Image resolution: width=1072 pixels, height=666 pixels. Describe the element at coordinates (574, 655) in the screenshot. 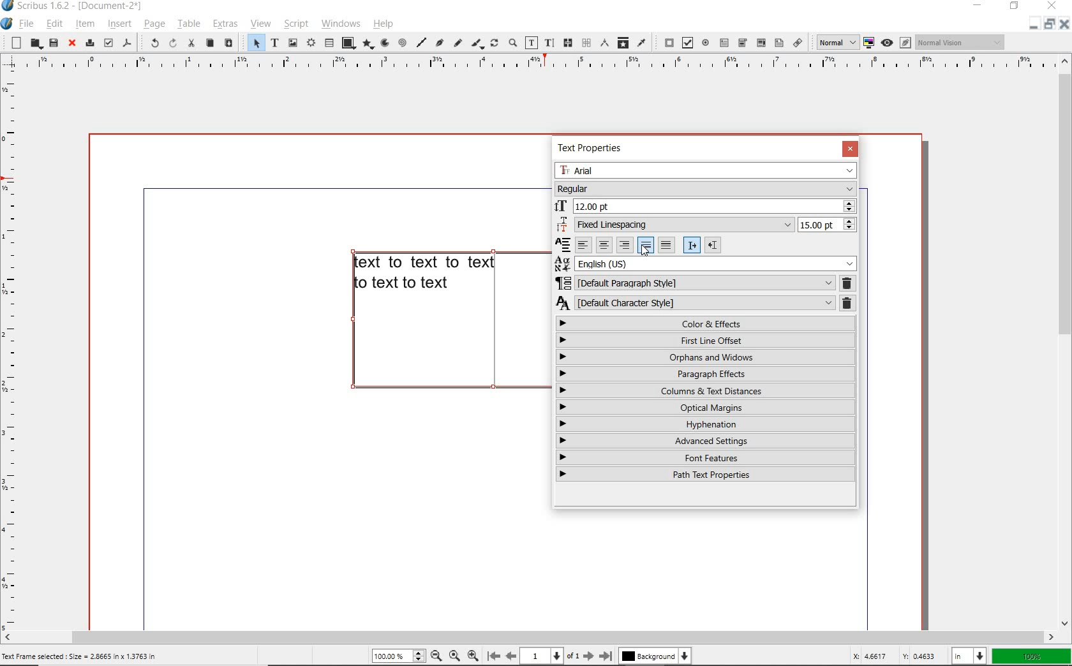

I see `of 1` at that location.